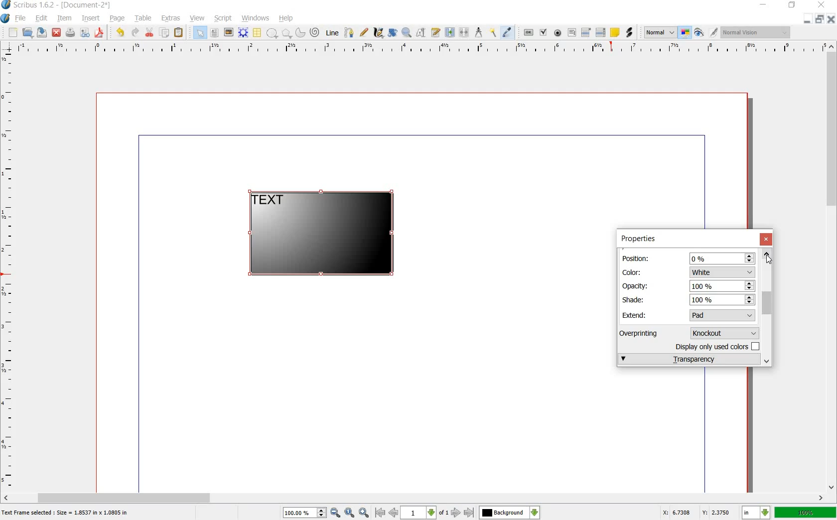 This screenshot has width=837, height=520. What do you see at coordinates (637, 285) in the screenshot?
I see `opacity` at bounding box center [637, 285].